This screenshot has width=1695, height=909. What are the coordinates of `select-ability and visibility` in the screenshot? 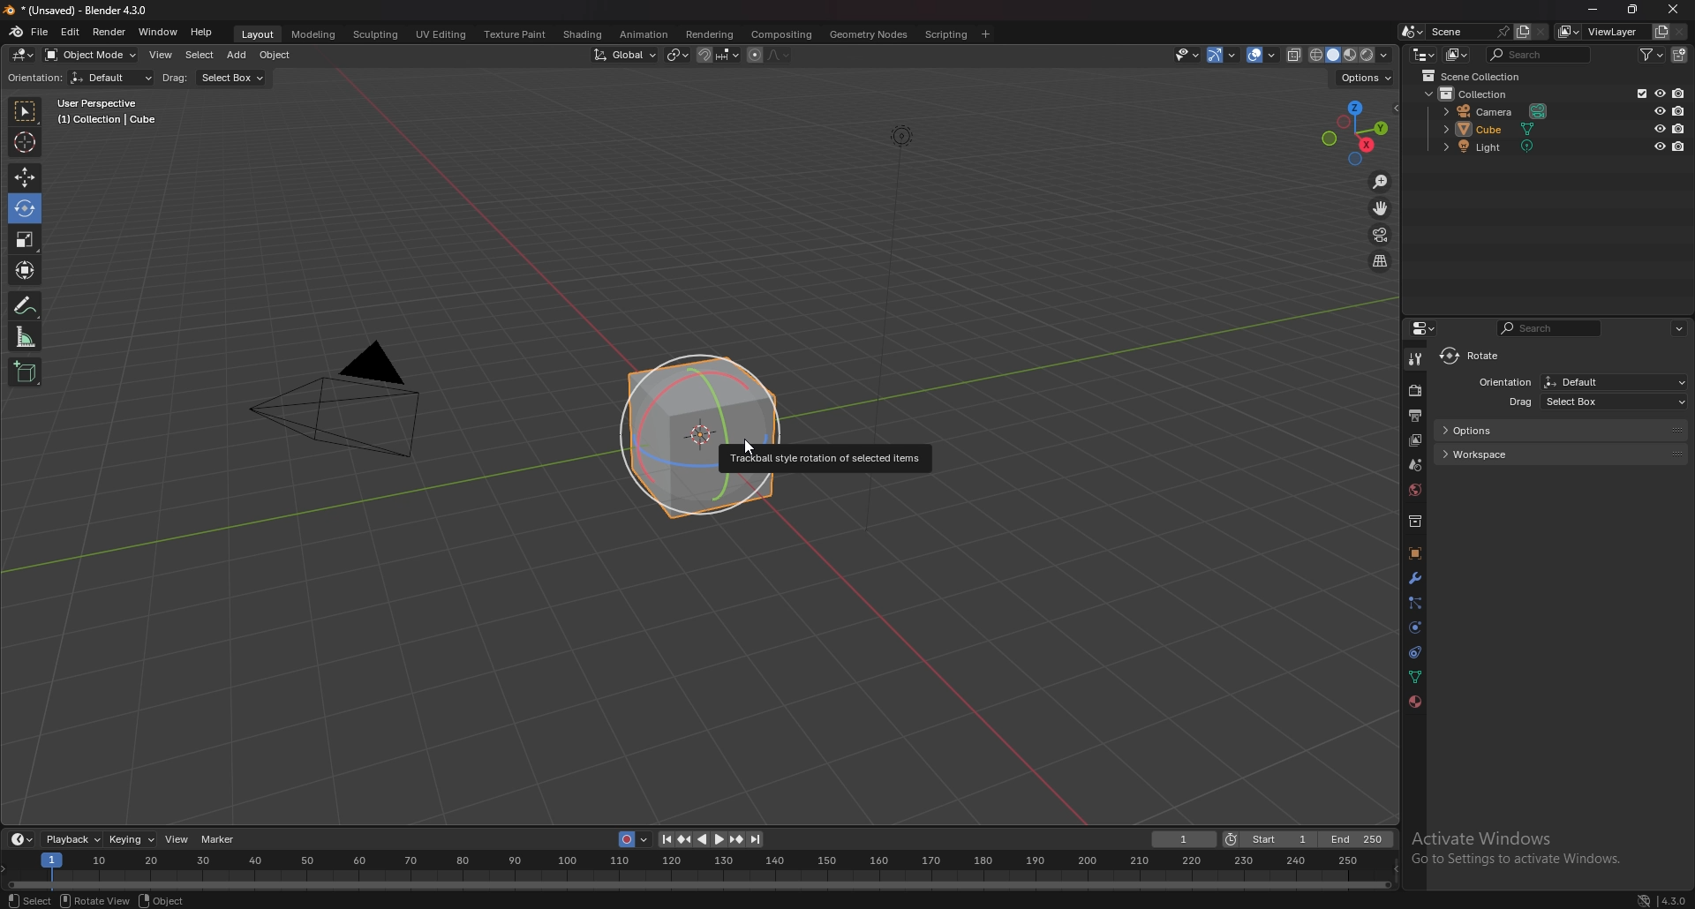 It's located at (1186, 54).